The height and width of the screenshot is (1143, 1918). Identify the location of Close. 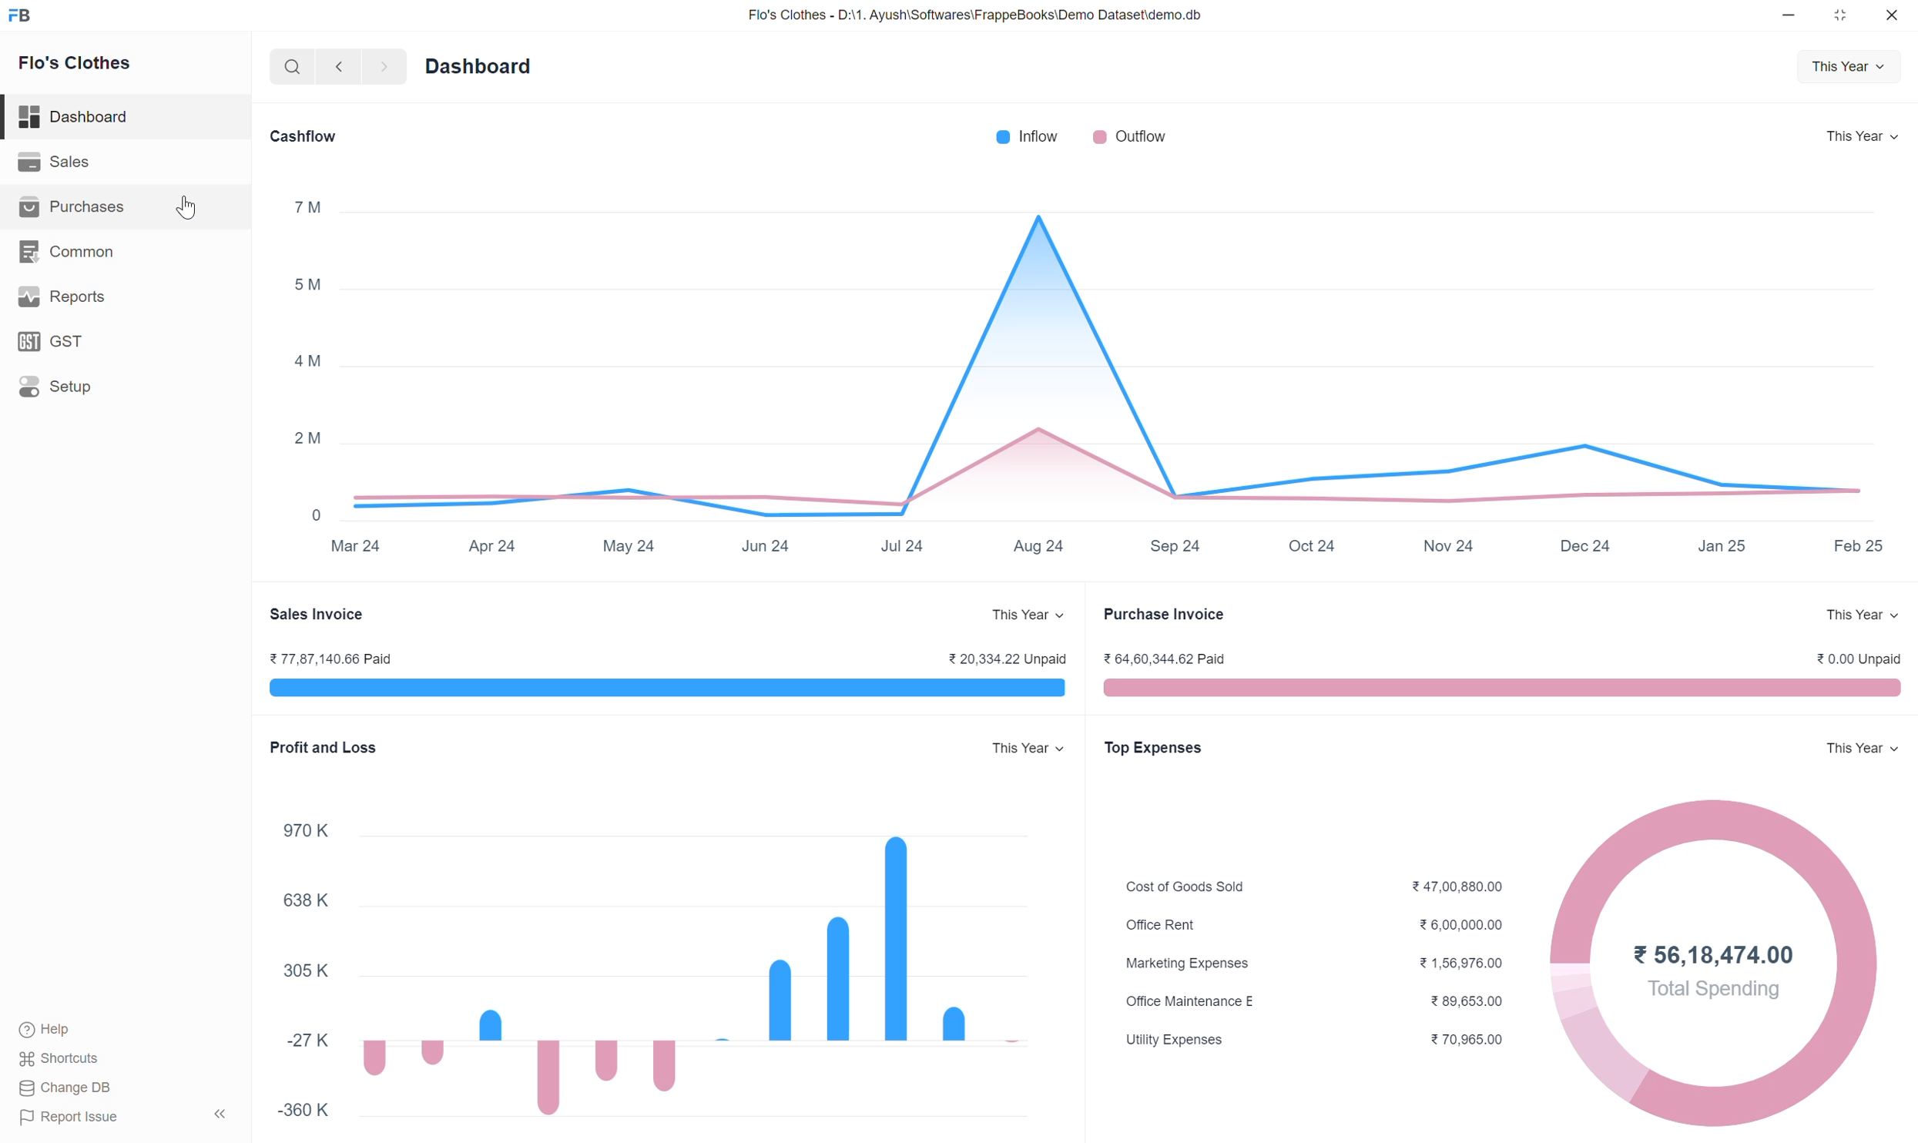
(1893, 15).